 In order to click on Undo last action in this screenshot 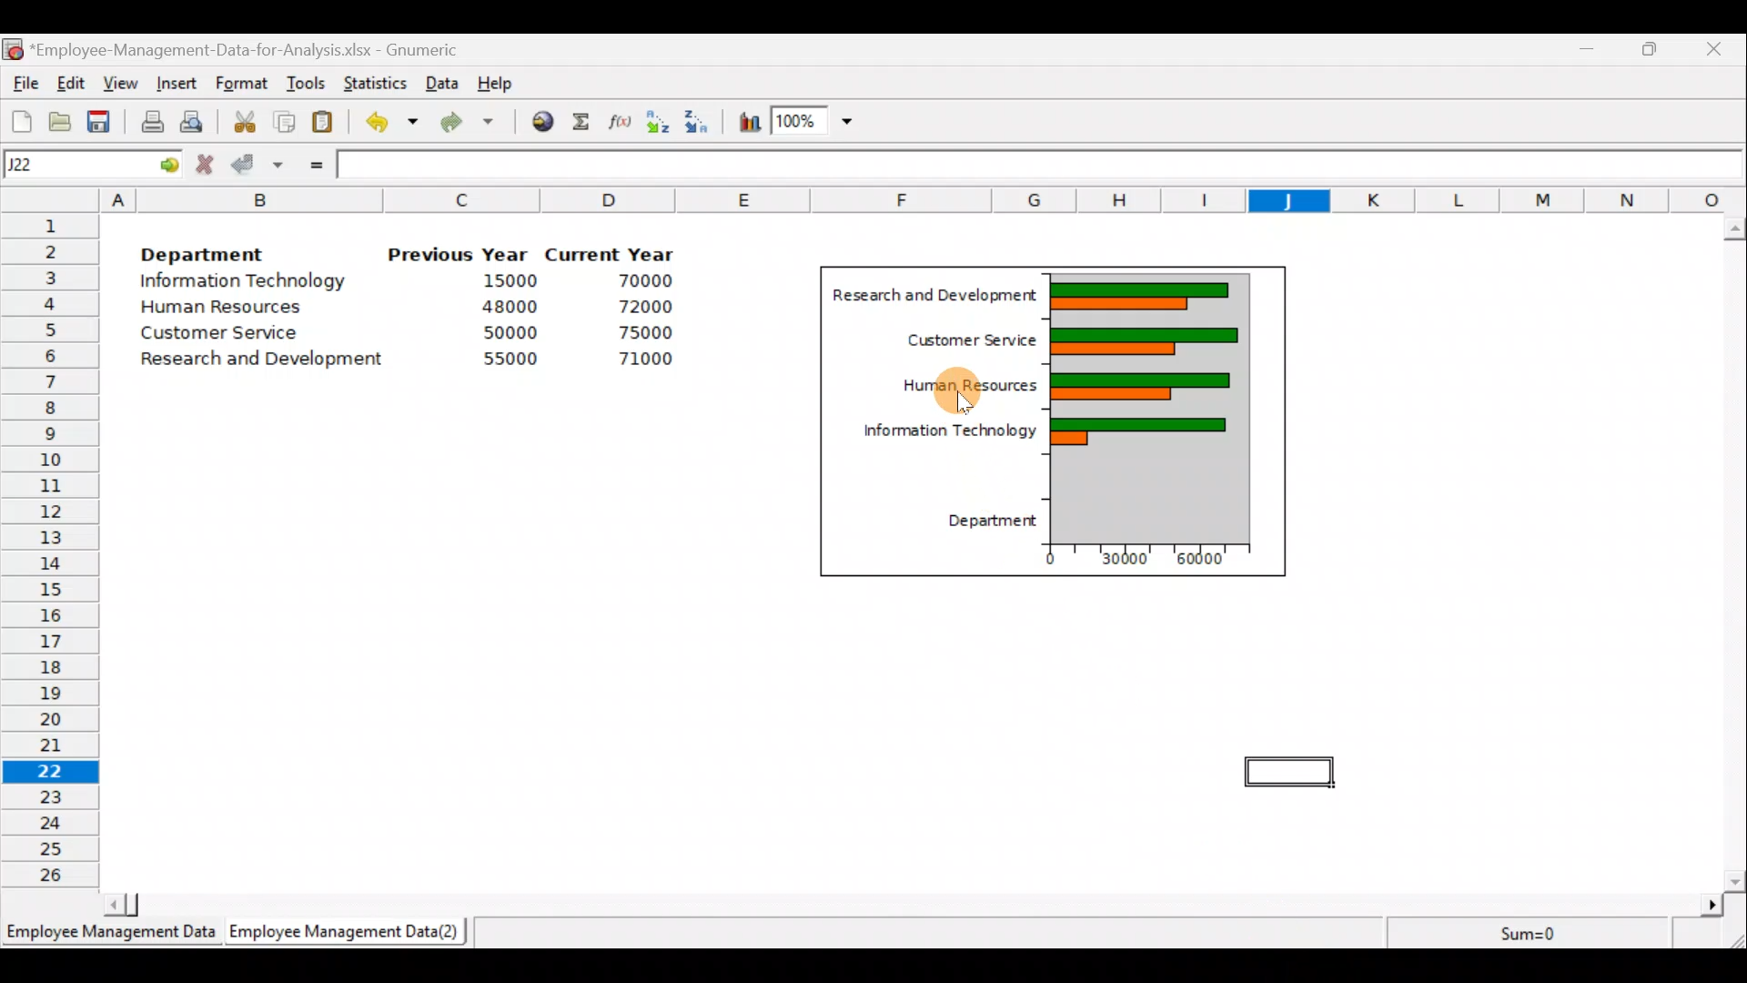, I will do `click(393, 126)`.